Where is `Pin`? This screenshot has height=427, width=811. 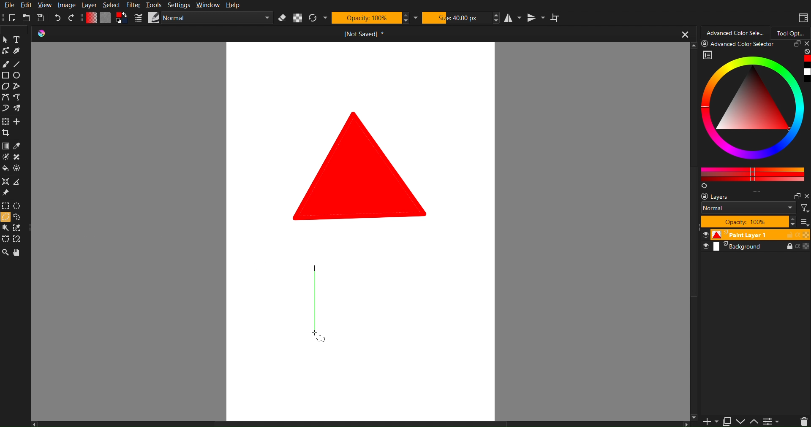
Pin is located at coordinates (5, 193).